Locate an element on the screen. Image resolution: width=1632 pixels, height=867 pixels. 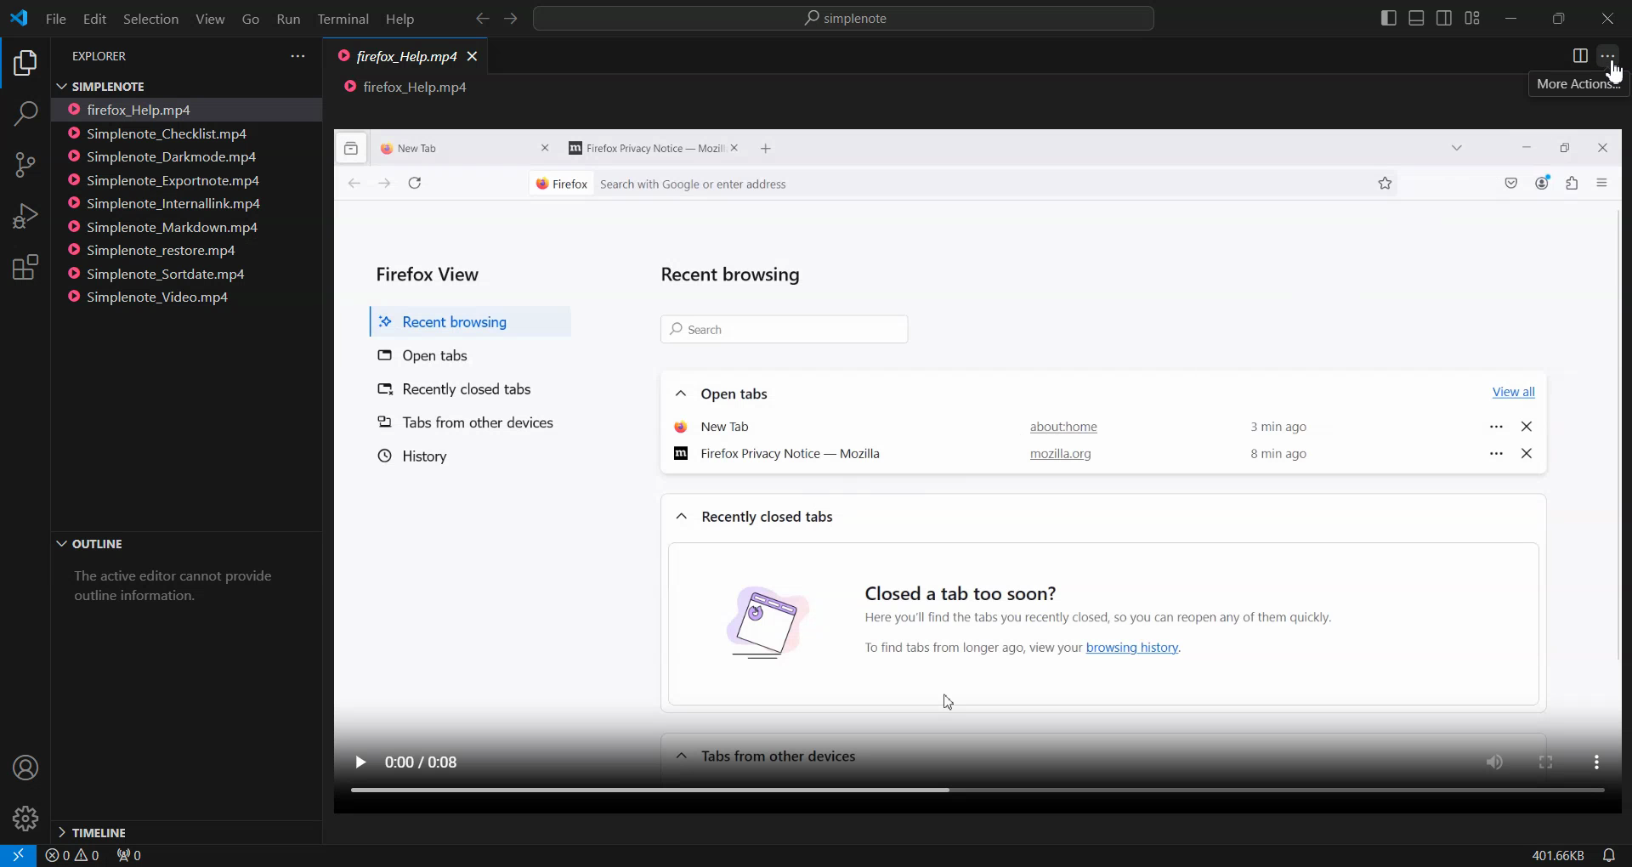
View is located at coordinates (210, 19).